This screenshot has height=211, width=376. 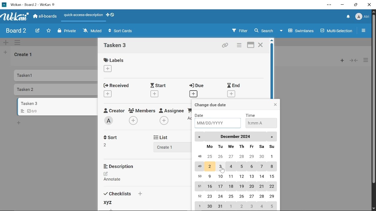 I want to click on Multi-Selecttion, so click(x=335, y=31).